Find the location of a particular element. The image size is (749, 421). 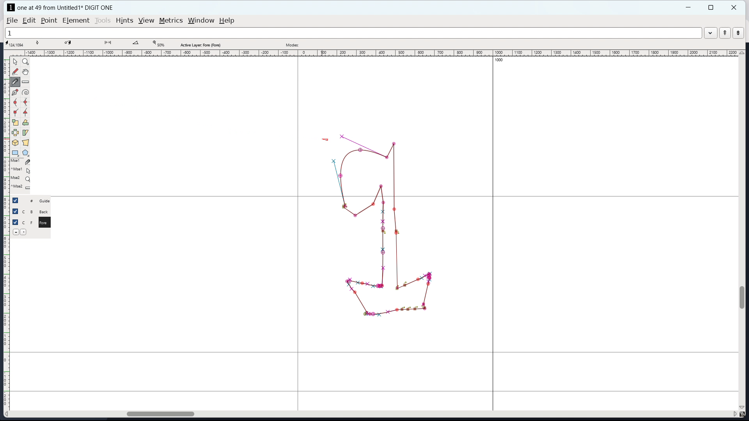

back is located at coordinates (45, 212).